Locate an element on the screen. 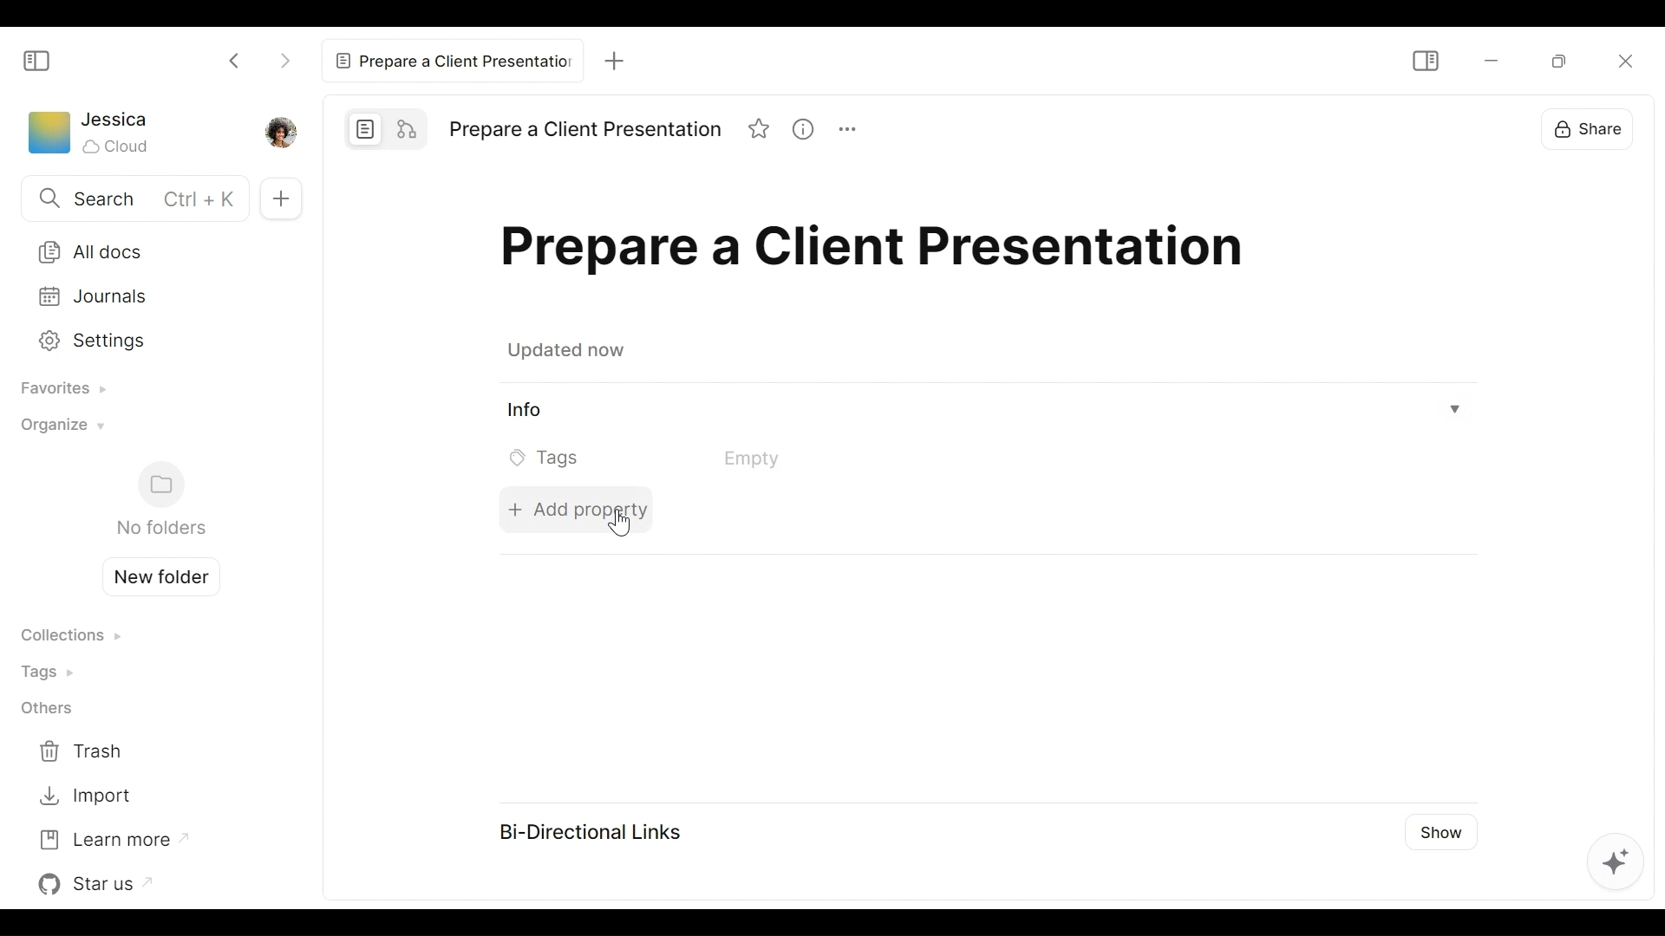 Image resolution: width=1665 pixels, height=936 pixels. Workspace is located at coordinates (48, 136).